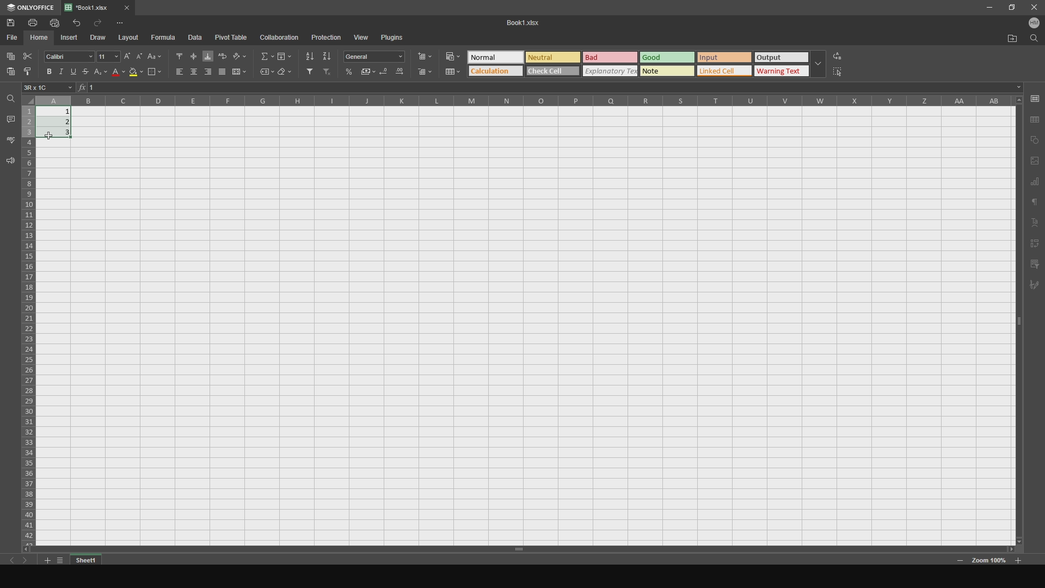 The image size is (1045, 588). I want to click on justified, so click(222, 72).